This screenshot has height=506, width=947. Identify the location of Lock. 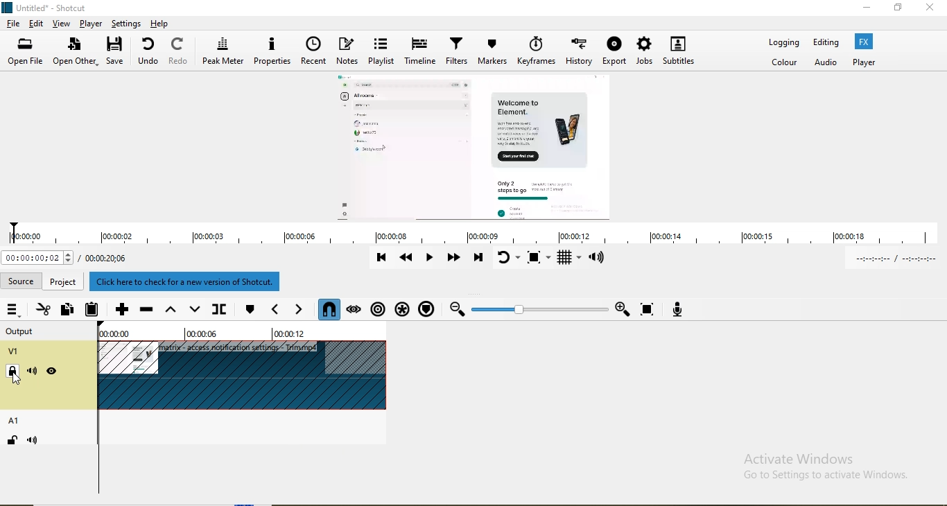
(12, 442).